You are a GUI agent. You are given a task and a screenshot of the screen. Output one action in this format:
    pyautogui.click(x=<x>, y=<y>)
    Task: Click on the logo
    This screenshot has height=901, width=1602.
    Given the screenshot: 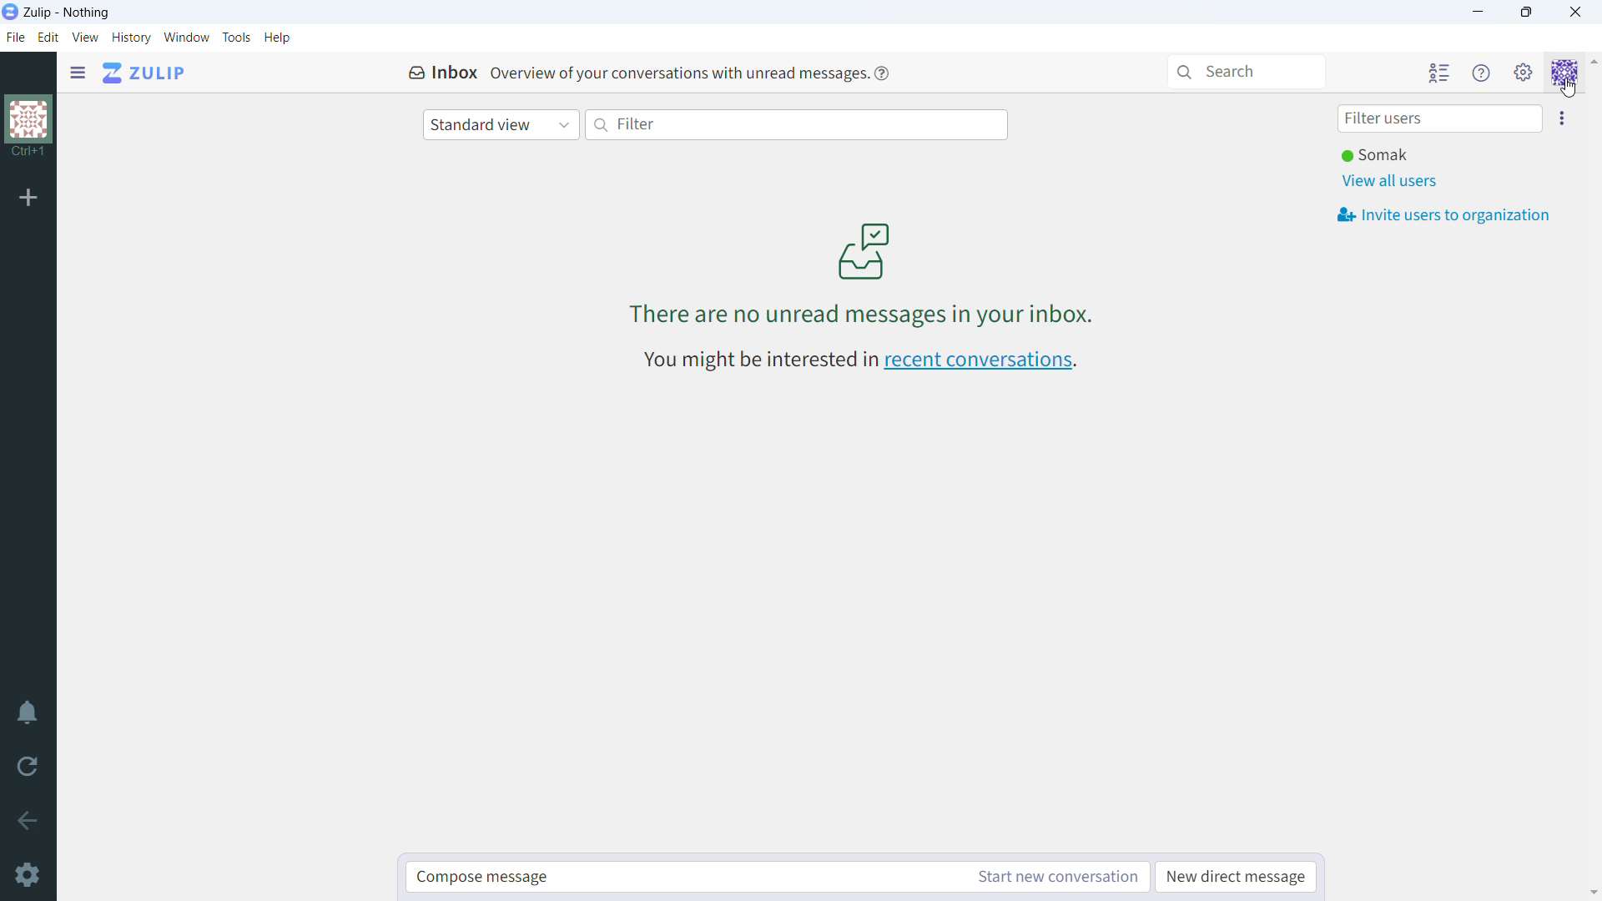 What is the action you would take?
    pyautogui.click(x=10, y=13)
    